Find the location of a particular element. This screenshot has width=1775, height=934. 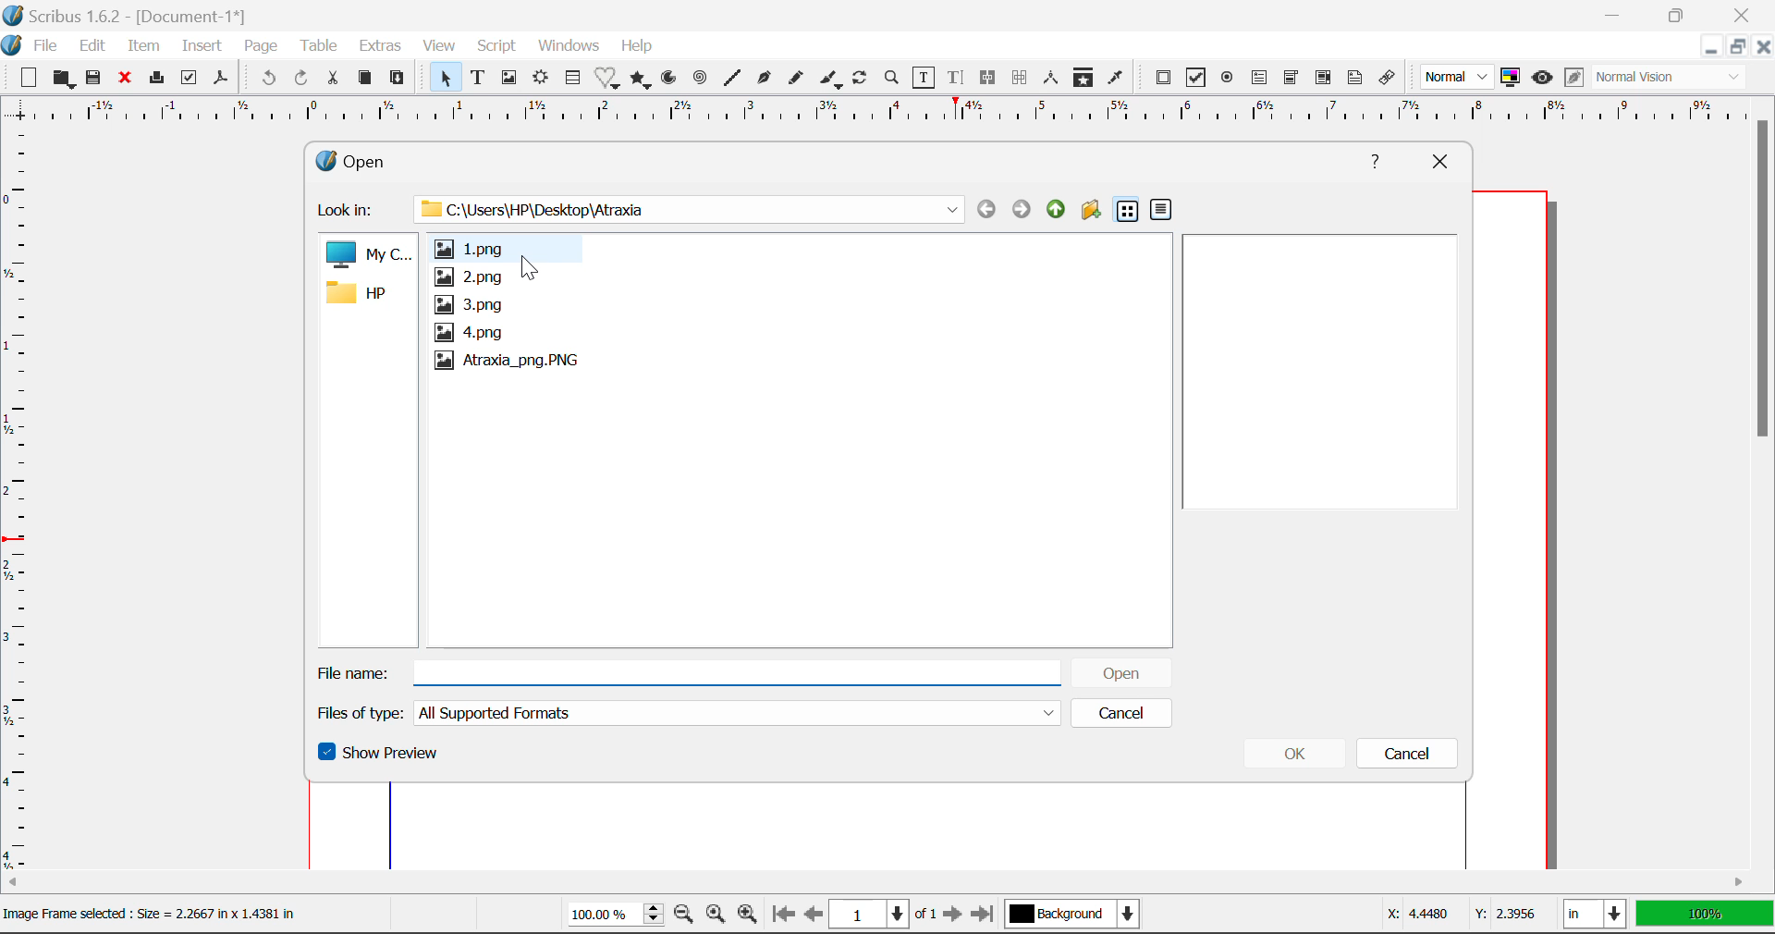

Open is located at coordinates (379, 158).